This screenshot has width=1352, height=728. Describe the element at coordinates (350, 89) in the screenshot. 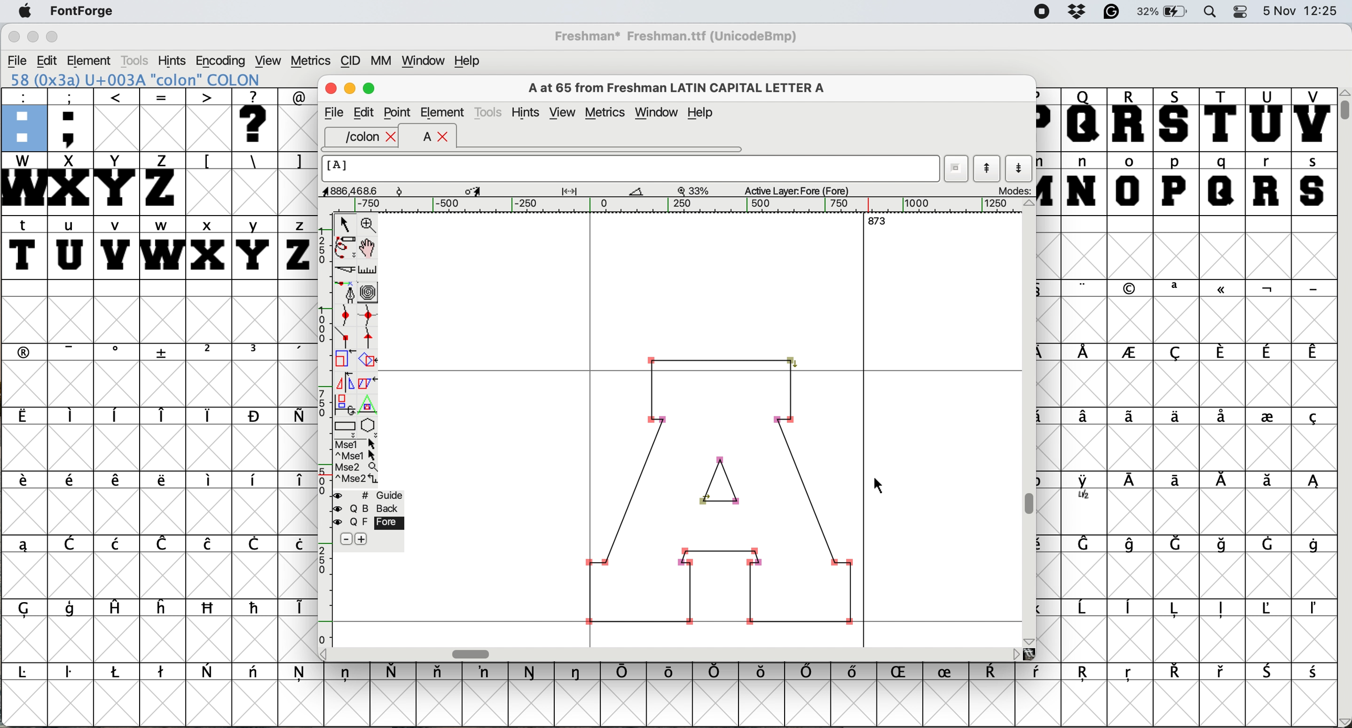

I see `minimise` at that location.